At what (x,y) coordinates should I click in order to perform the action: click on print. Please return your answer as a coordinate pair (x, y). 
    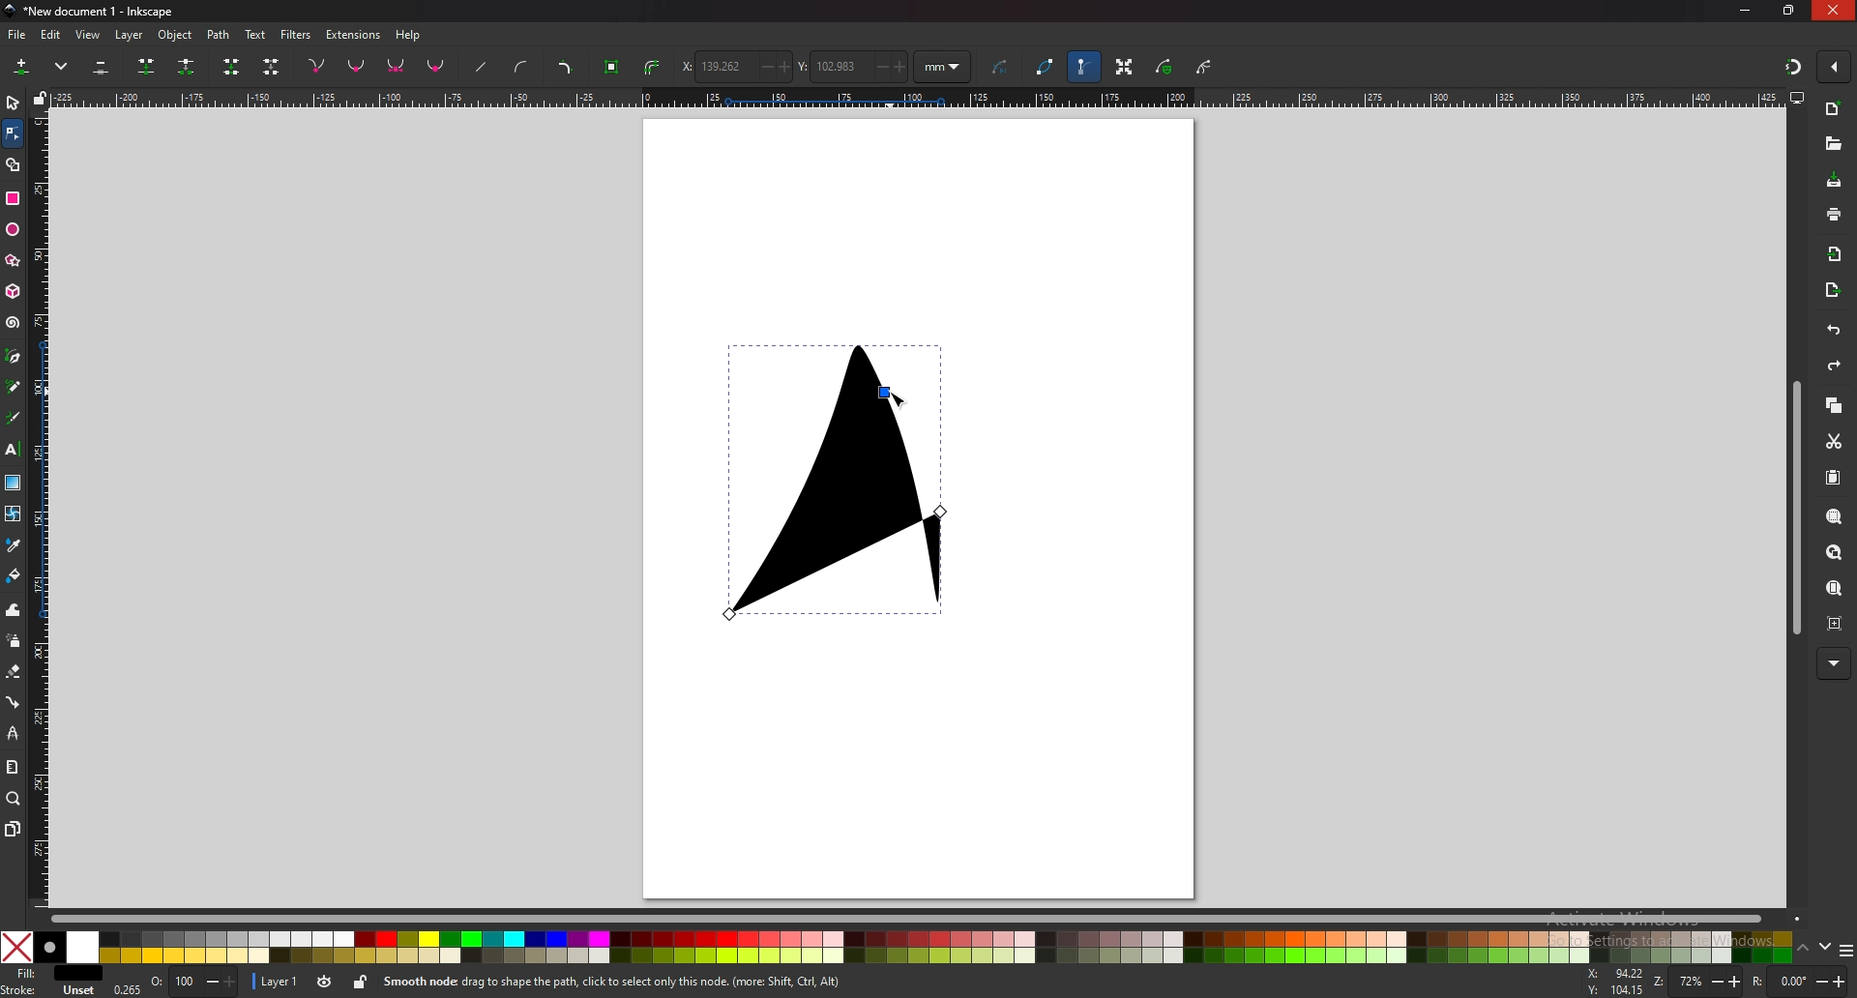
    Looking at the image, I should click on (1833, 214).